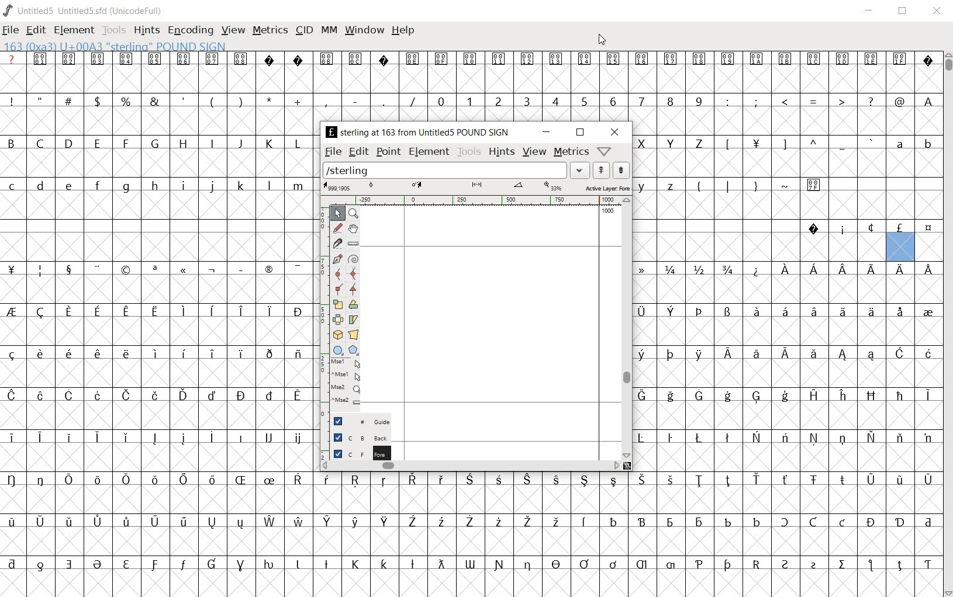 The width and height of the screenshot is (953, 597). Describe the element at coordinates (812, 312) in the screenshot. I see `Symbol` at that location.